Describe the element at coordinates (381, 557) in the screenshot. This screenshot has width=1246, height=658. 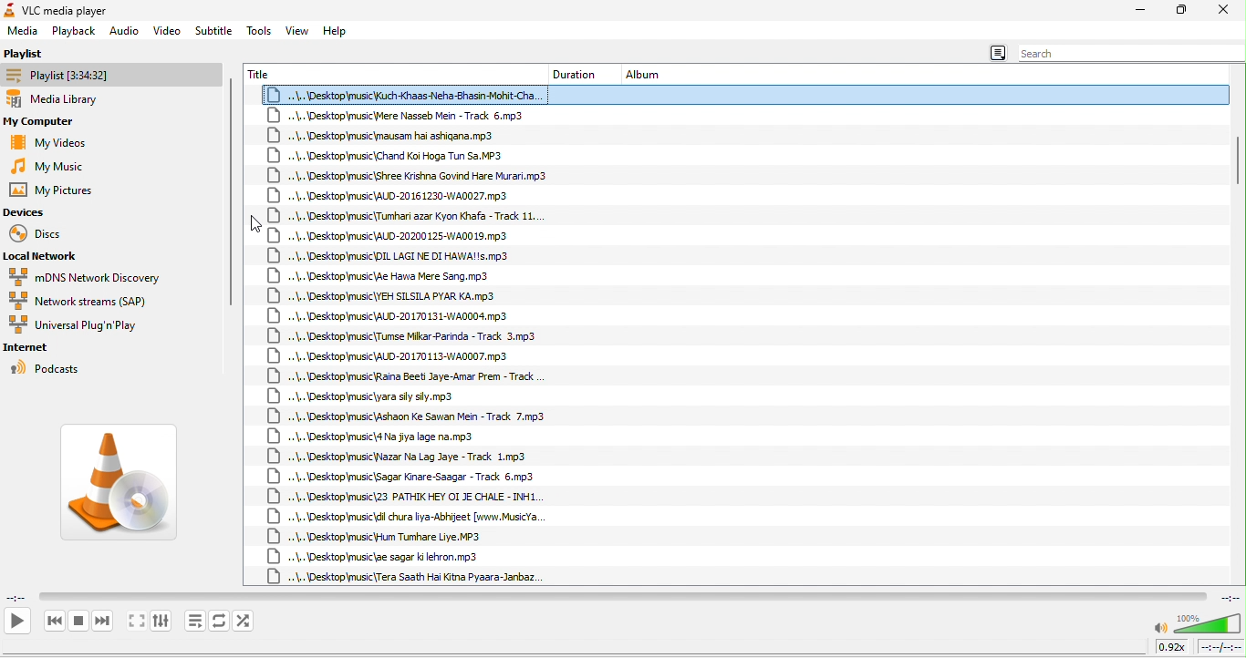
I see `..\..\Desktop\music\ae sagar ki lehron.mp3` at that location.